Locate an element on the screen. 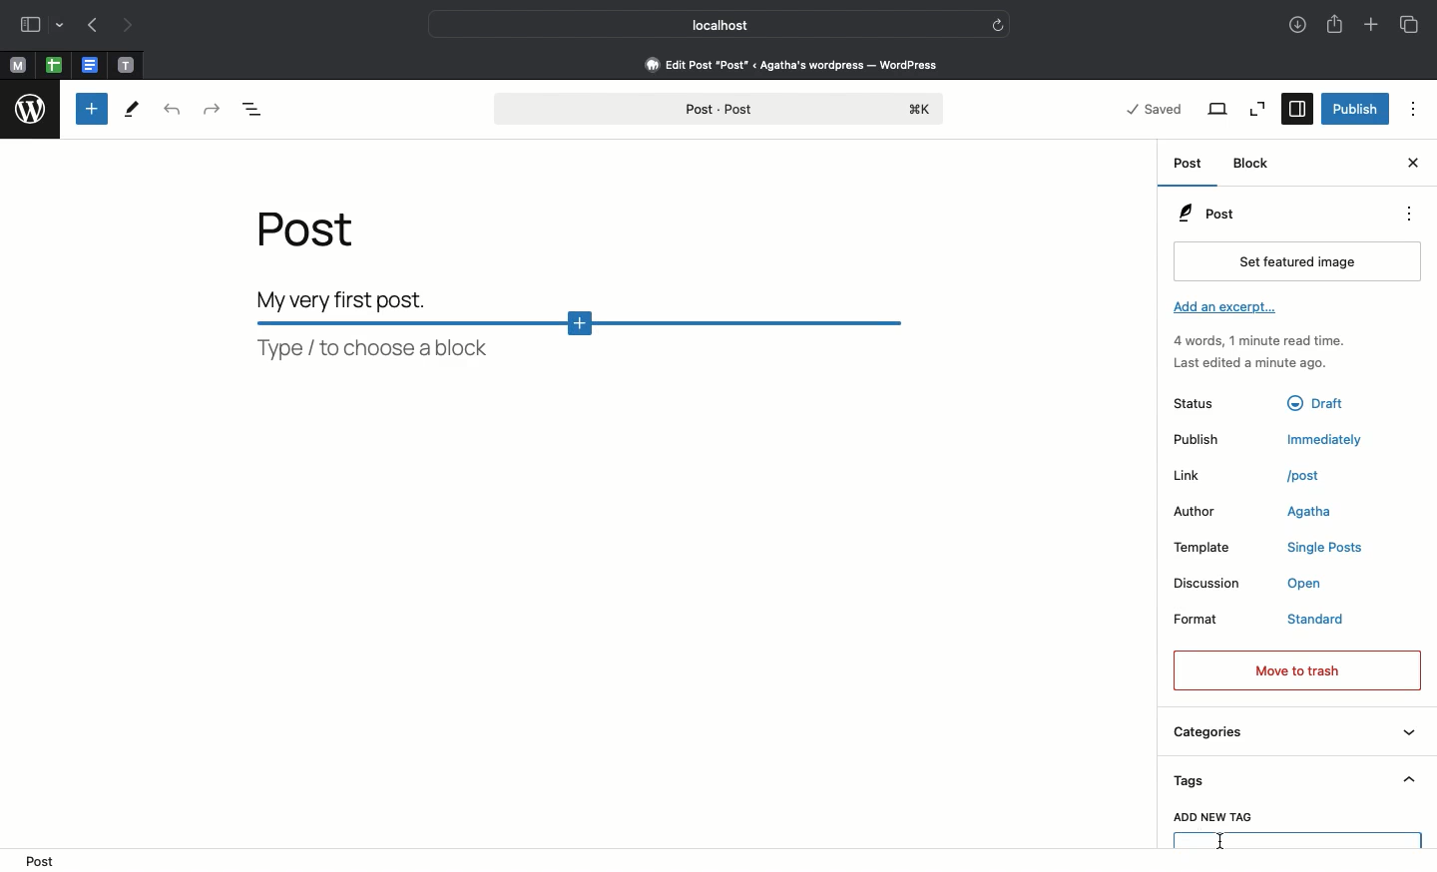  Downloads is located at coordinates (1294, 23).